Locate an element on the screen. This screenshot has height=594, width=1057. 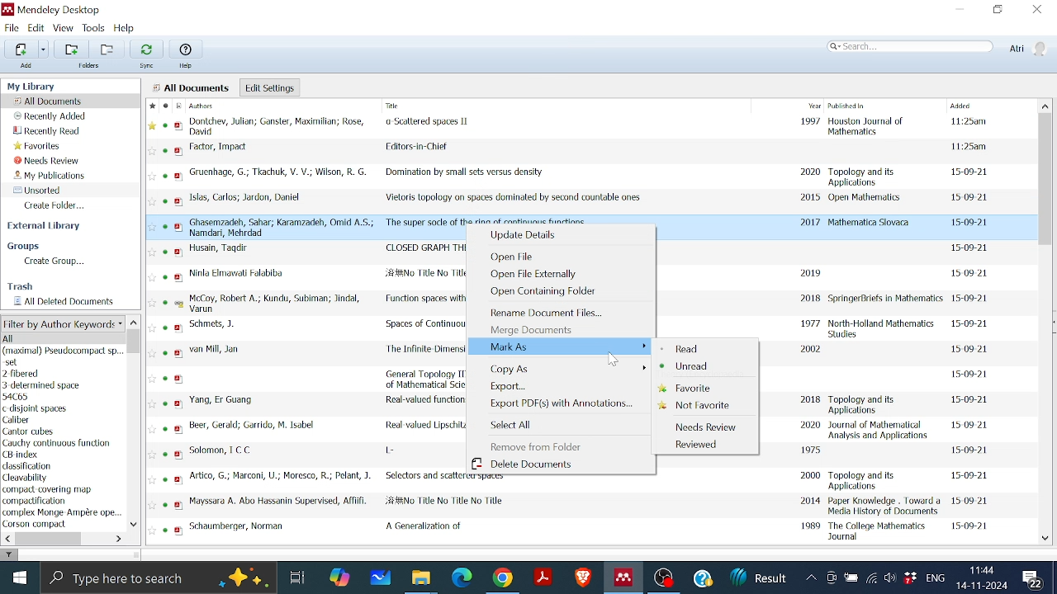
document is located at coordinates (893, 404).